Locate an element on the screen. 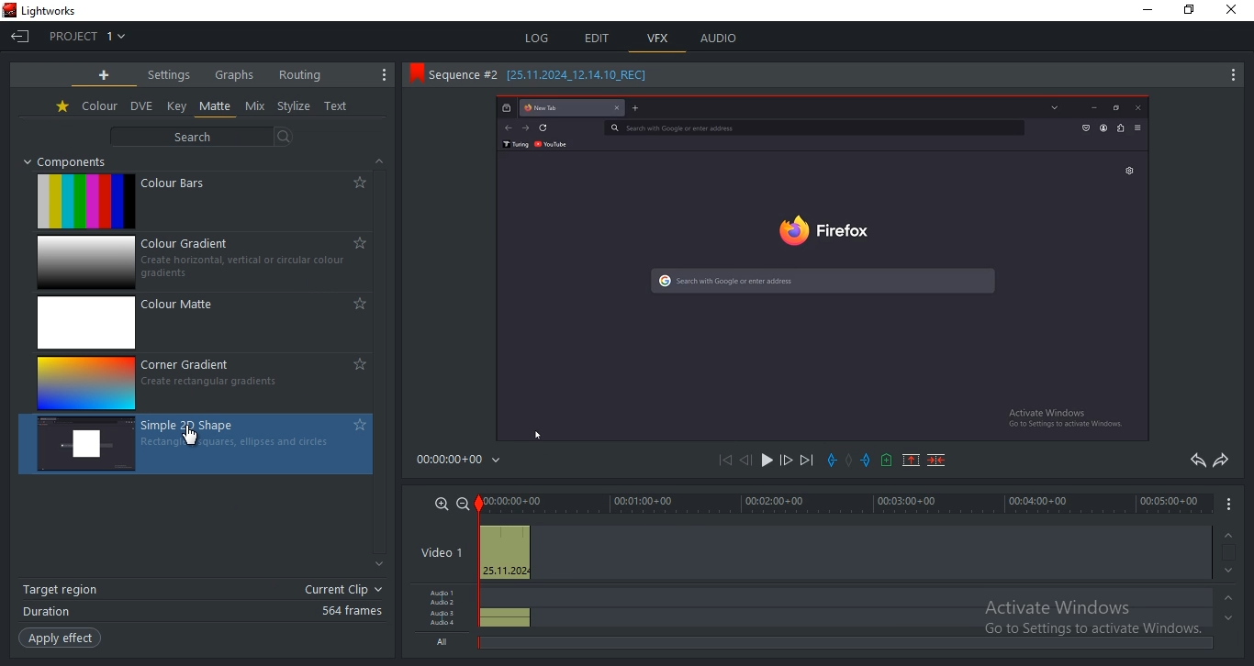 The height and width of the screenshot is (666, 1254). add an in mark is located at coordinates (833, 461).